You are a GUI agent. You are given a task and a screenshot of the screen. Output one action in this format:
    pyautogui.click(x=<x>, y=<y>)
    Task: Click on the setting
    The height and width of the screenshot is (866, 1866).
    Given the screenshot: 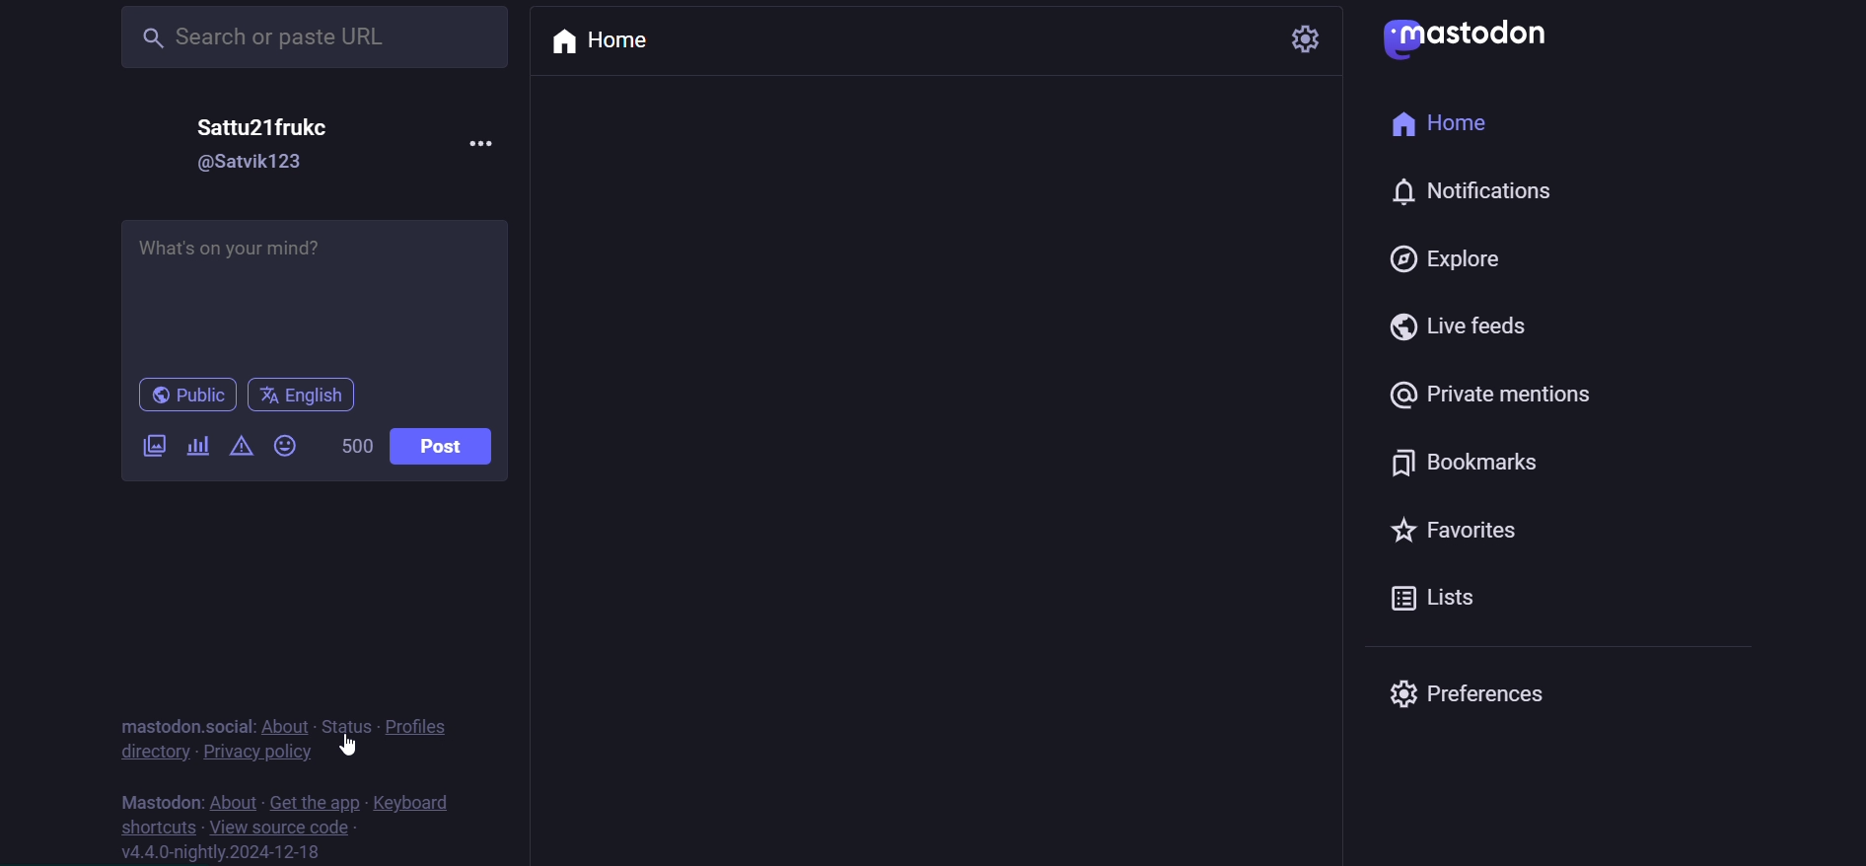 What is the action you would take?
    pyautogui.click(x=1315, y=37)
    